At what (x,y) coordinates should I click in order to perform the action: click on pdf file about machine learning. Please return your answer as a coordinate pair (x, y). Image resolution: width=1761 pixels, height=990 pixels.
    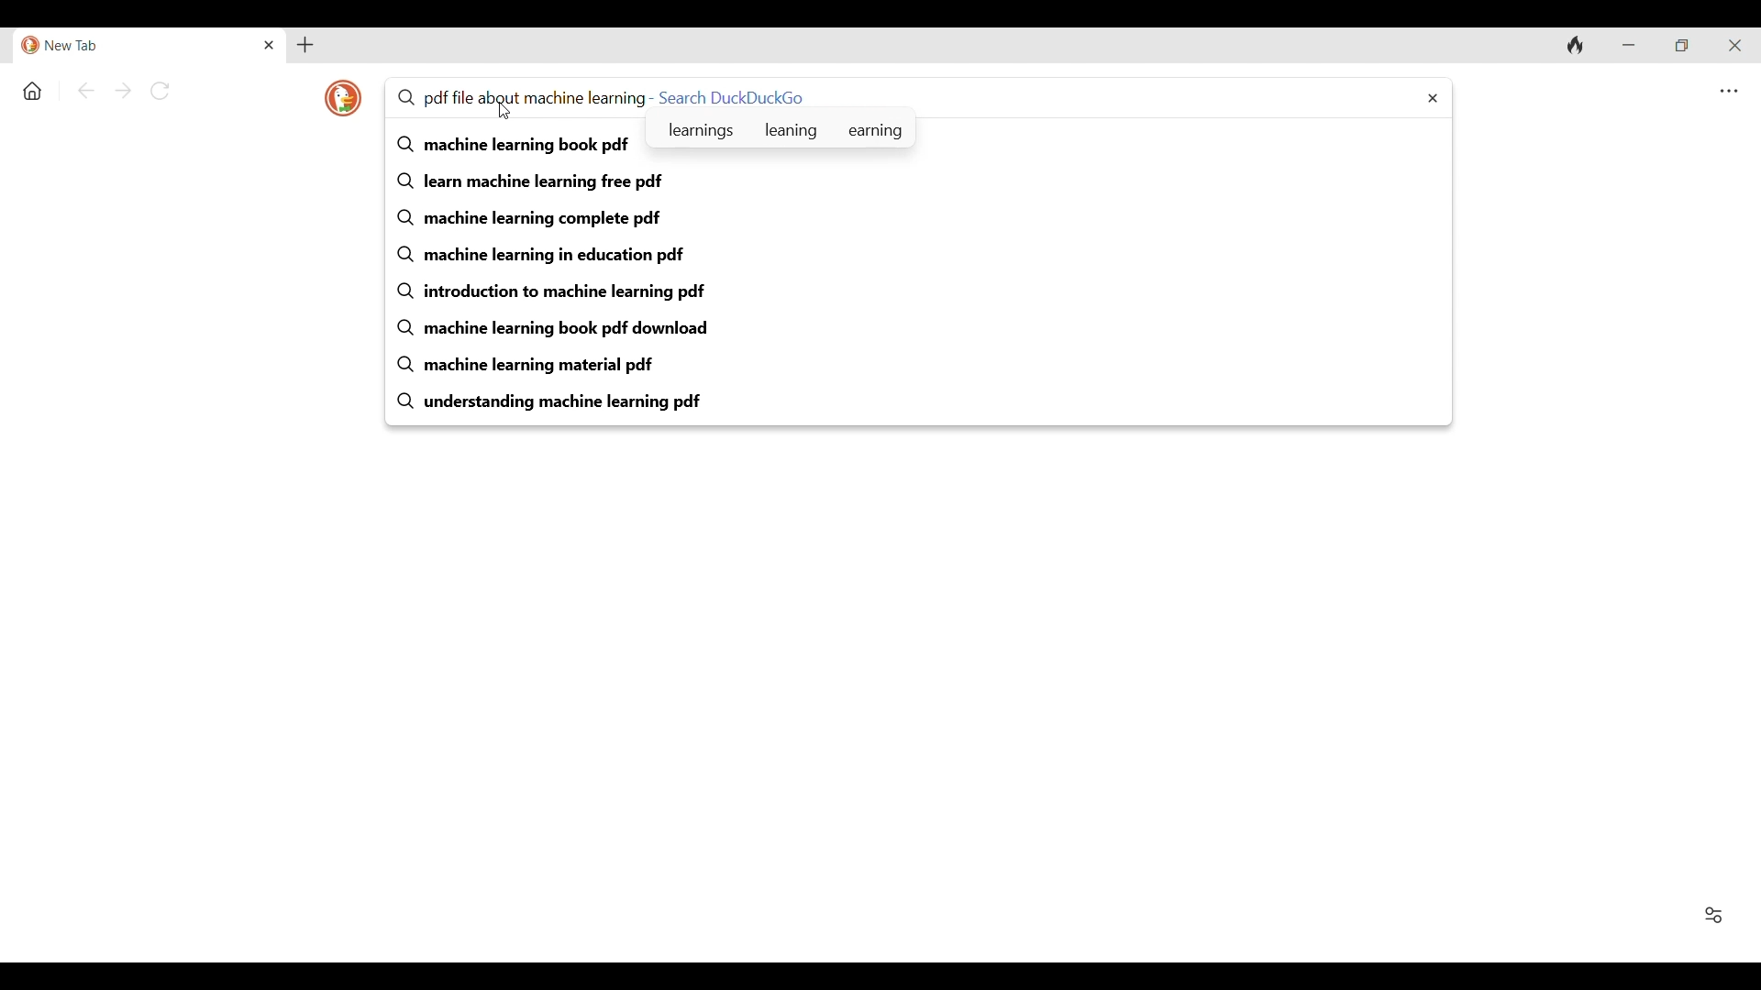
    Looking at the image, I should click on (519, 97).